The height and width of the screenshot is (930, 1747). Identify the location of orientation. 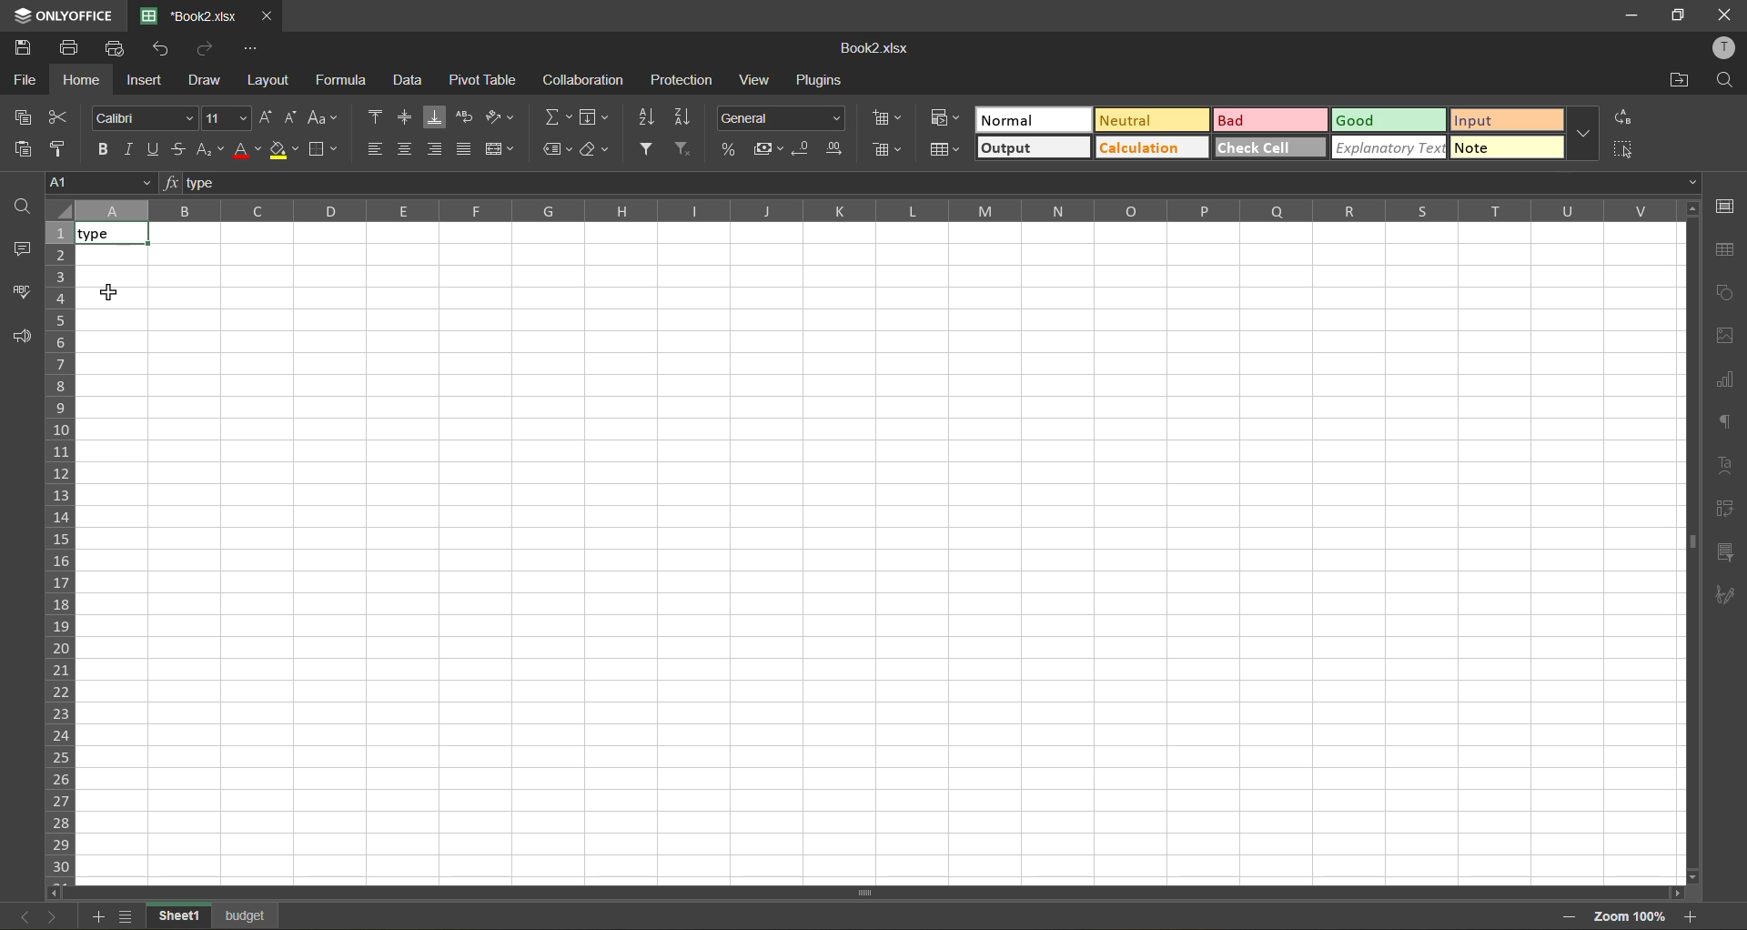
(501, 117).